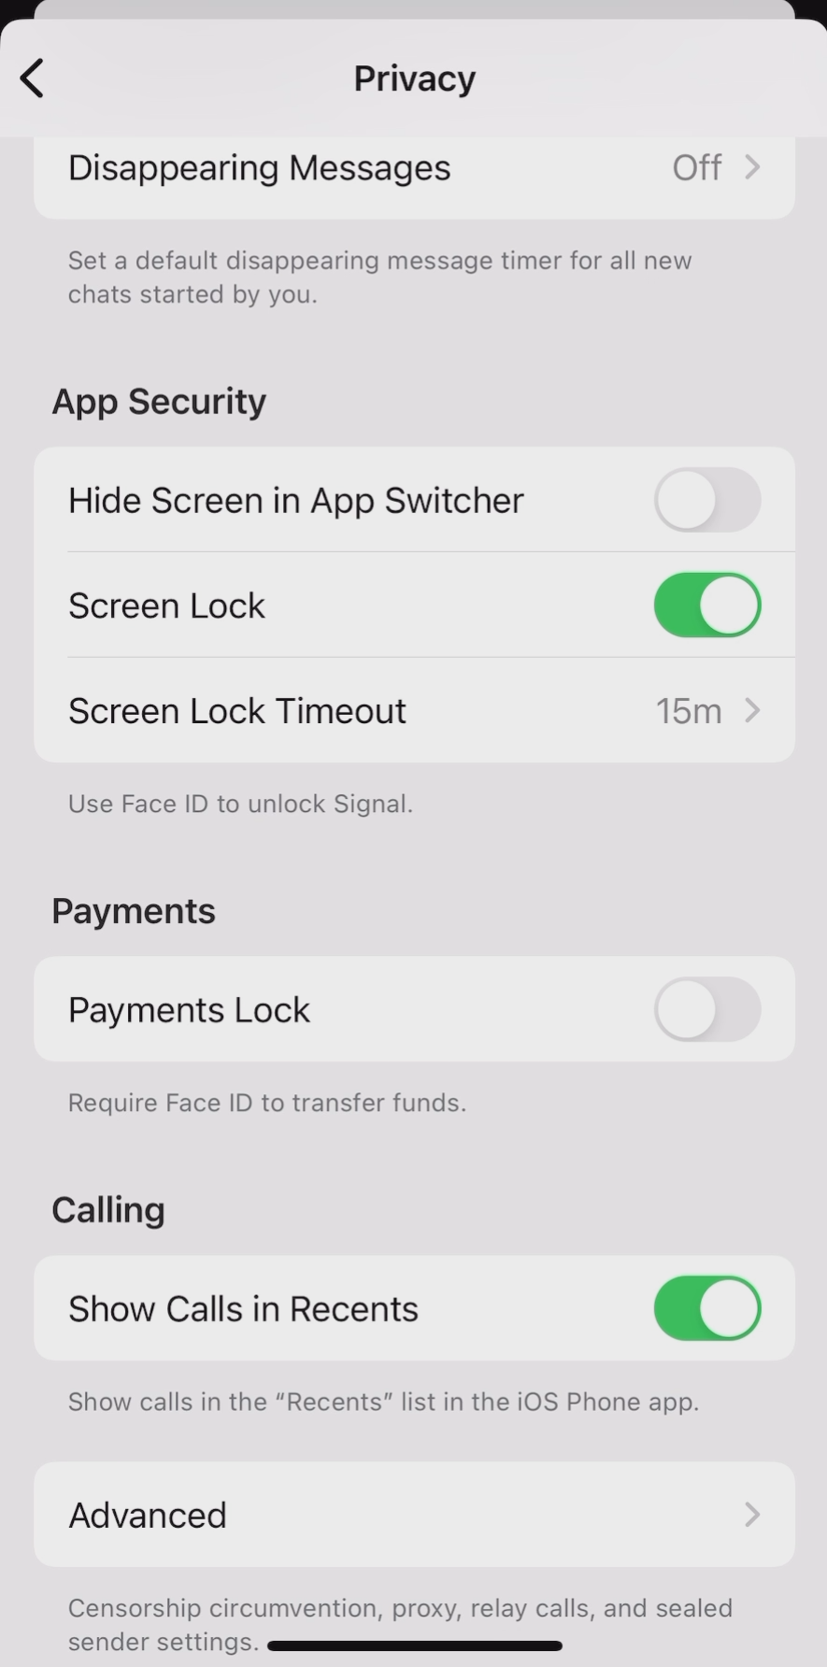  Describe the element at coordinates (244, 805) in the screenshot. I see `` at that location.